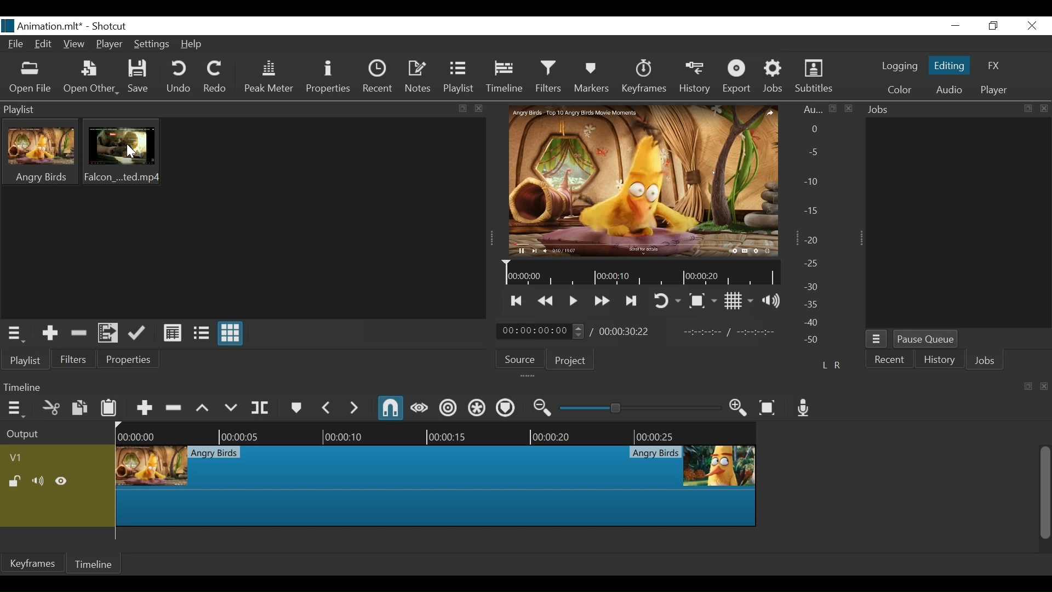 The height and width of the screenshot is (592, 1052). What do you see at coordinates (1045, 493) in the screenshot?
I see `Vertical Scroll bar` at bounding box center [1045, 493].